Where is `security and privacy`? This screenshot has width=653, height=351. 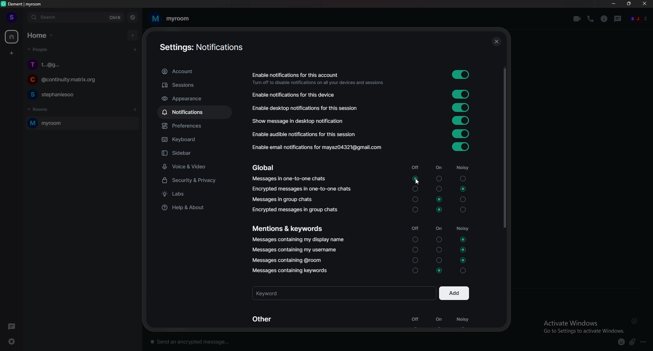
security and privacy is located at coordinates (197, 180).